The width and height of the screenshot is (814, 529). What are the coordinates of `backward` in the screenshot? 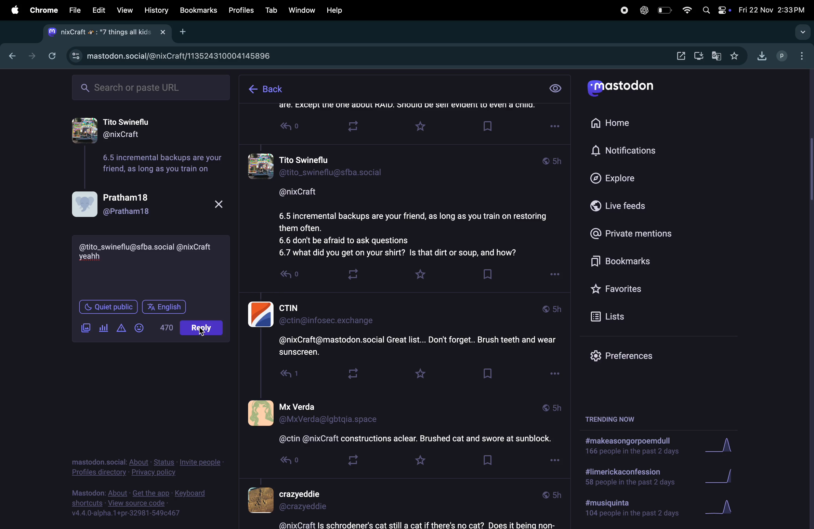 It's located at (9, 56).